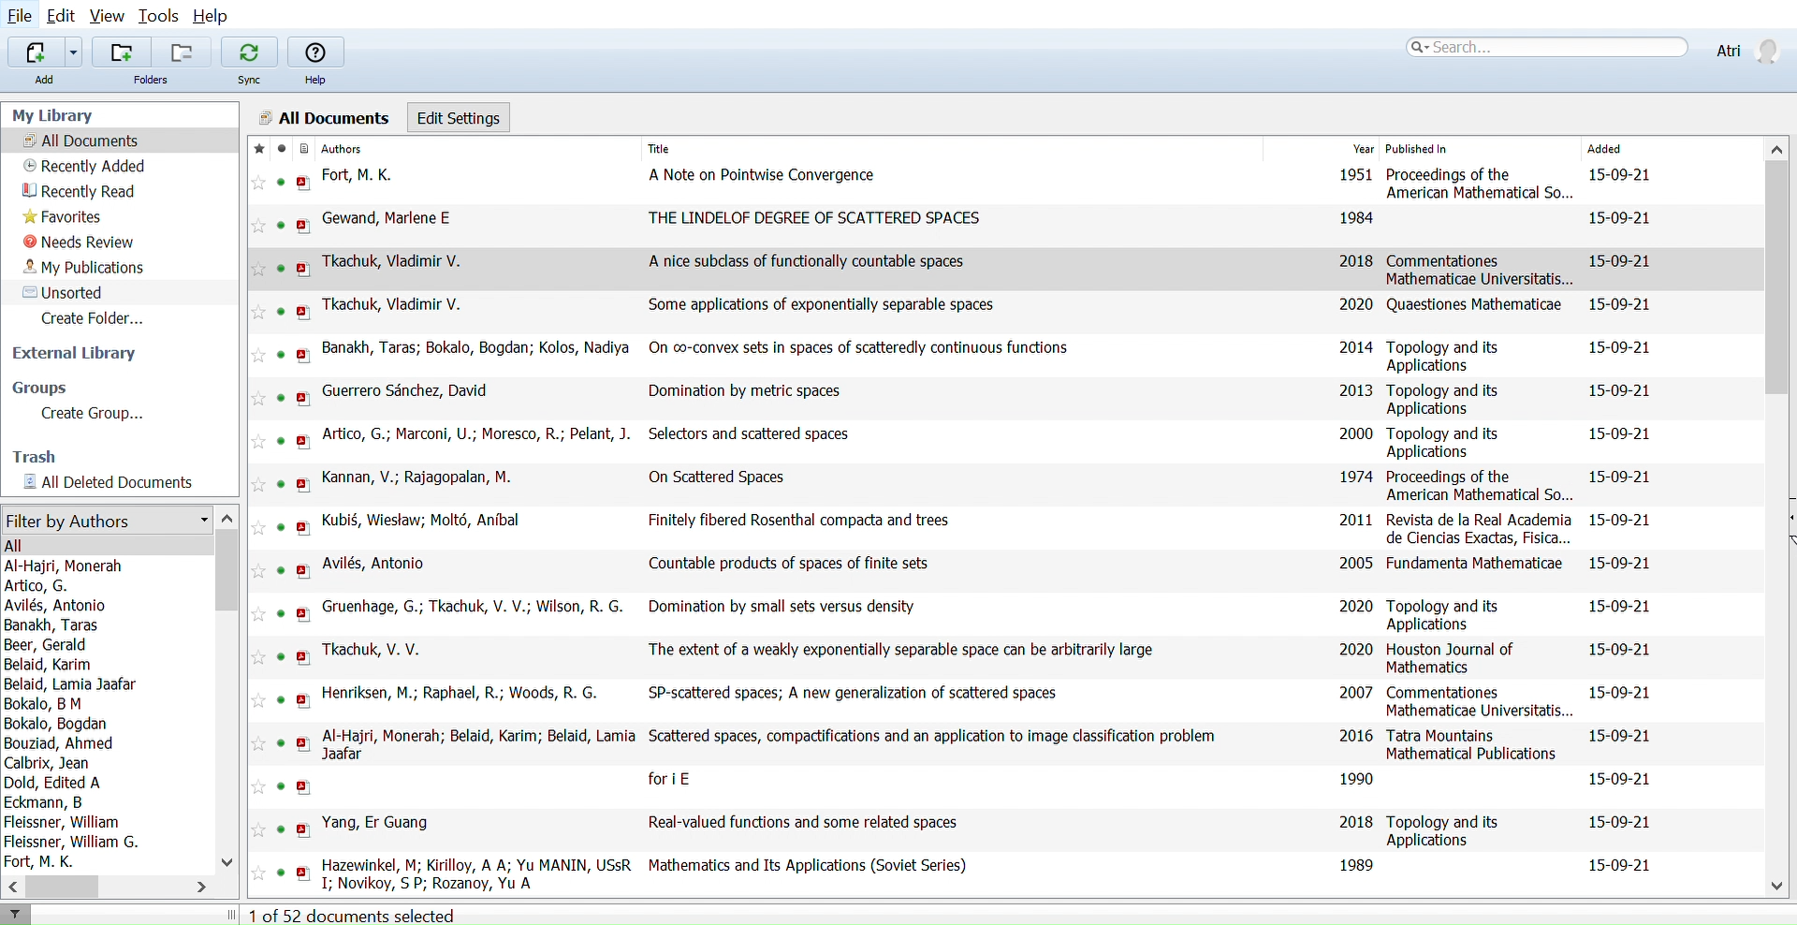 The width and height of the screenshot is (1797, 925). What do you see at coordinates (816, 218) in the screenshot?
I see `THE LINDELOF DEGREE OF SCATTERED SPACES` at bounding box center [816, 218].